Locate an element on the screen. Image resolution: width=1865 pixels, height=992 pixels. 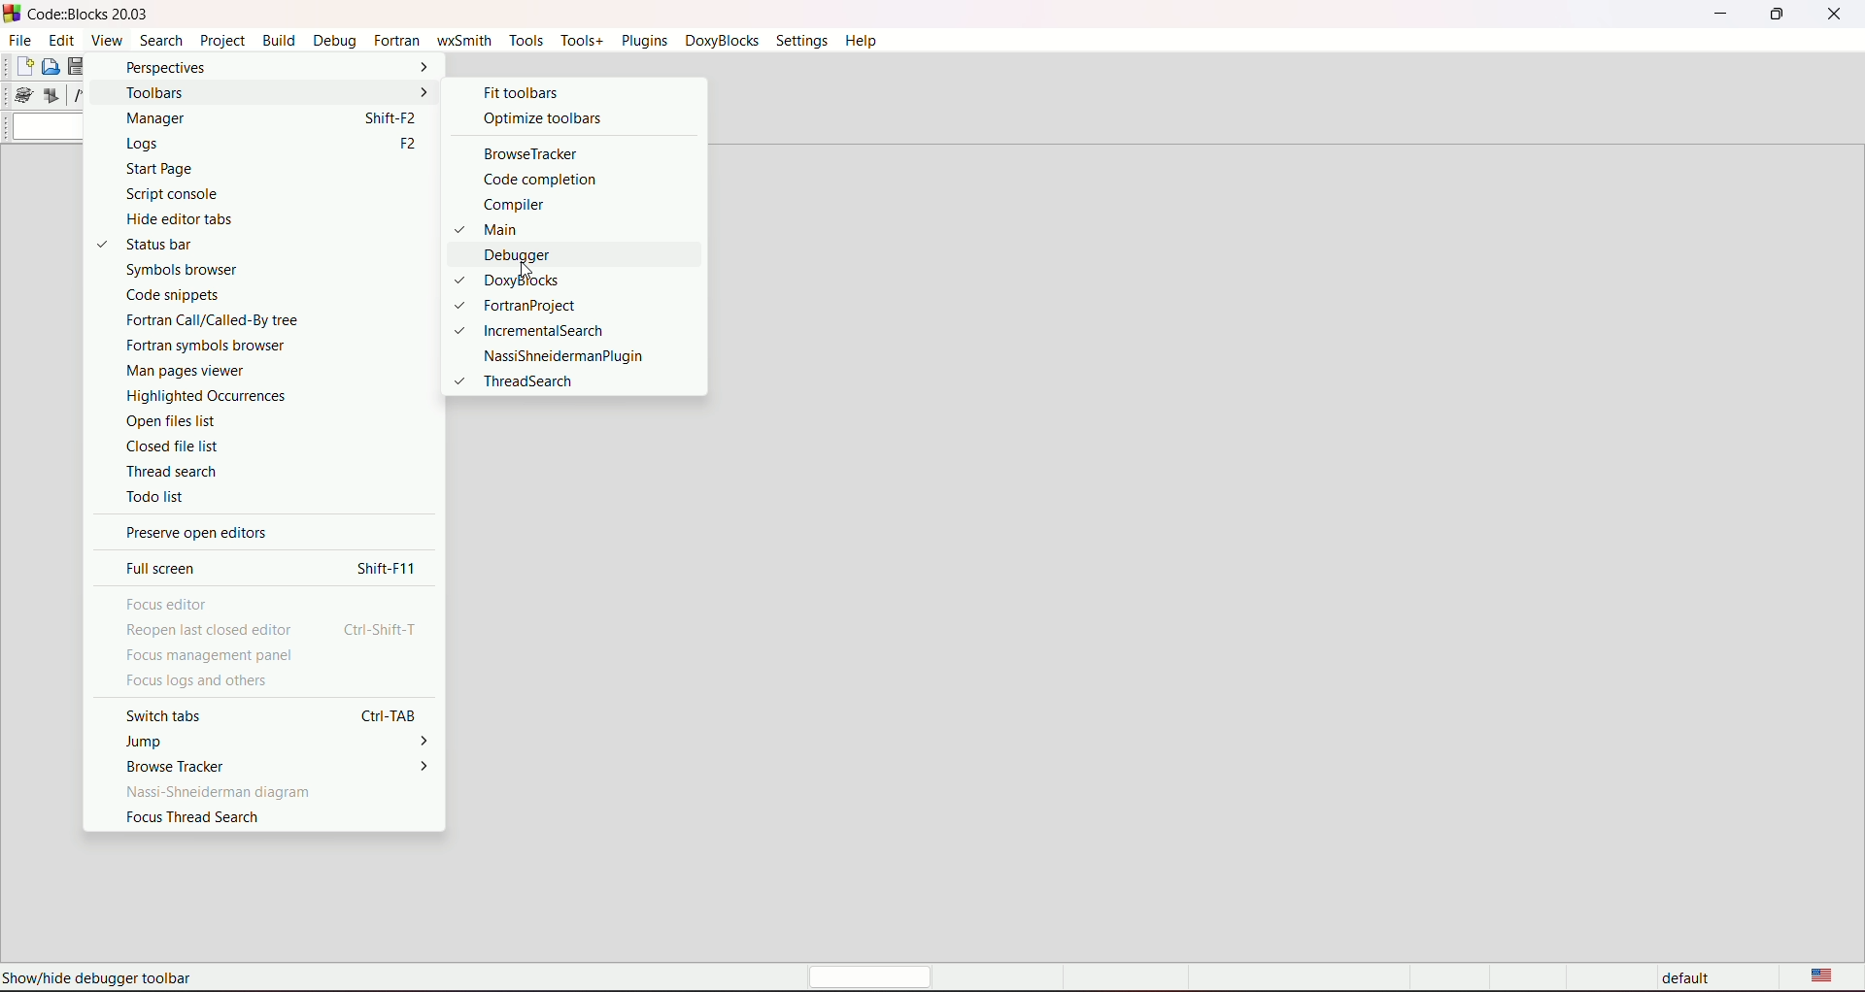
focus thread search is located at coordinates (193, 817).